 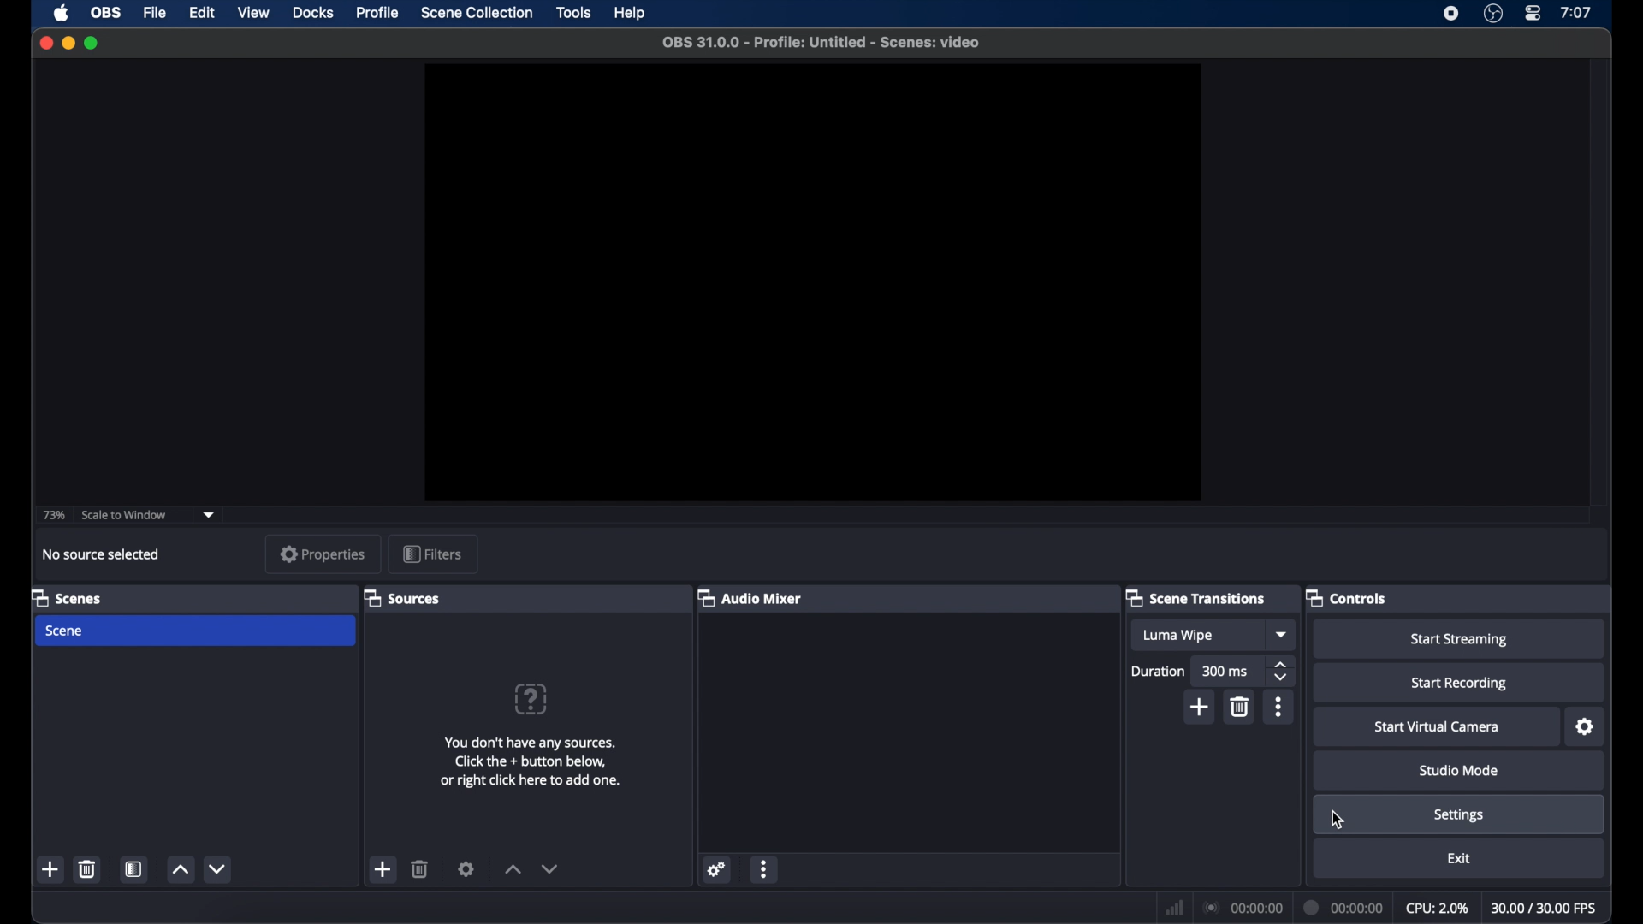 What do you see at coordinates (384, 869) in the screenshot?
I see `add` at bounding box center [384, 869].